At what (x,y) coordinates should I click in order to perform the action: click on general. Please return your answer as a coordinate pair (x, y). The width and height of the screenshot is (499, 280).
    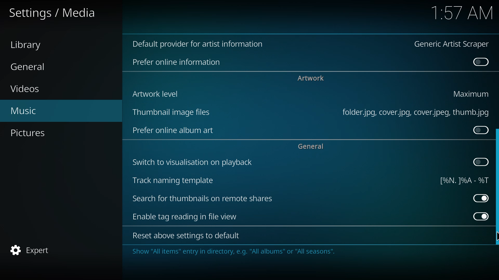
    Looking at the image, I should click on (28, 67).